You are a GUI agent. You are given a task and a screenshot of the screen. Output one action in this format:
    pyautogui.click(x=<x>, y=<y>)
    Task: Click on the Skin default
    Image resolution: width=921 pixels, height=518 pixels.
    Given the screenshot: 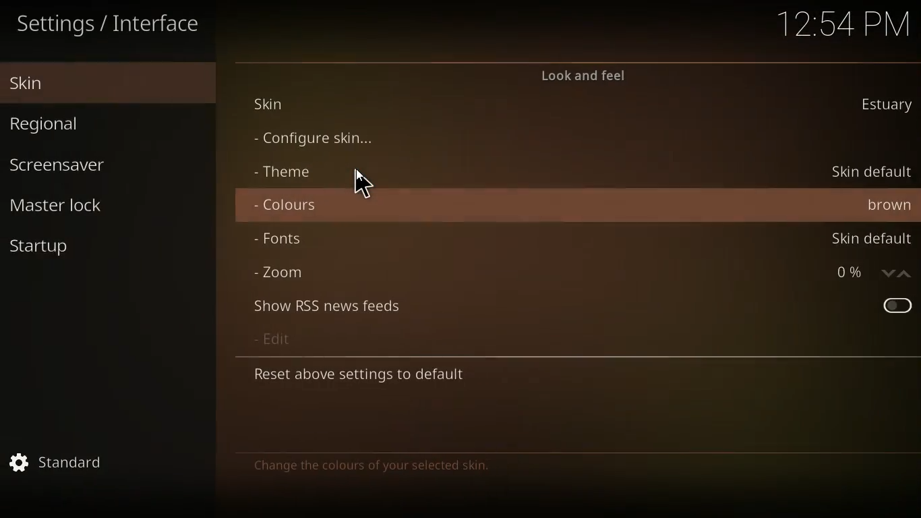 What is the action you would take?
    pyautogui.click(x=874, y=241)
    